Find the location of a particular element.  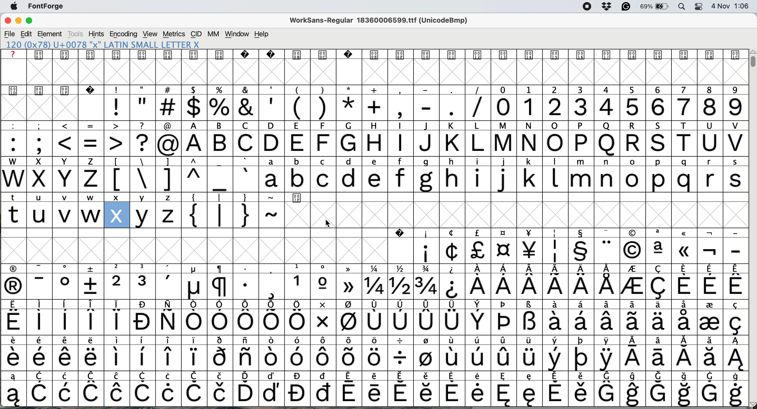

hints is located at coordinates (96, 35).